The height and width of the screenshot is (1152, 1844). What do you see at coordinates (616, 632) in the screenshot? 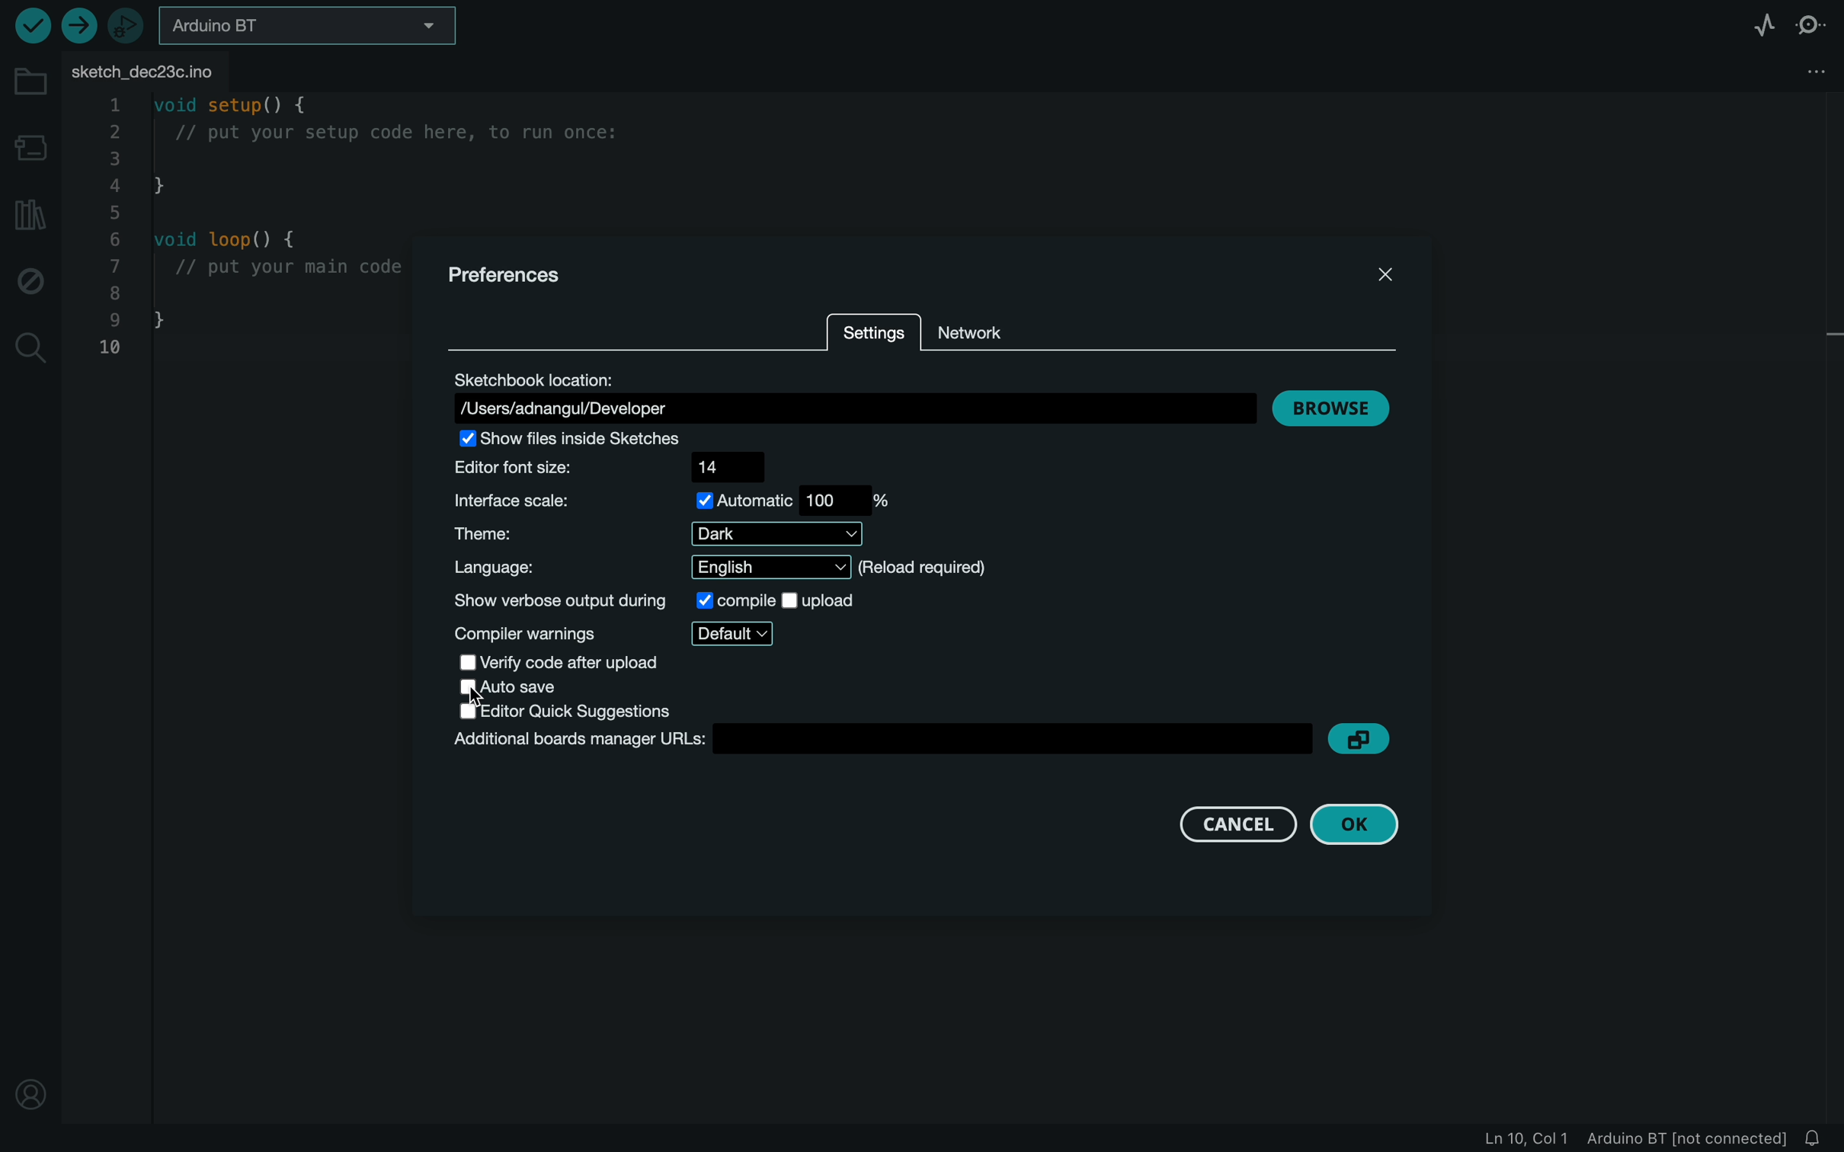
I see `warnings` at bounding box center [616, 632].